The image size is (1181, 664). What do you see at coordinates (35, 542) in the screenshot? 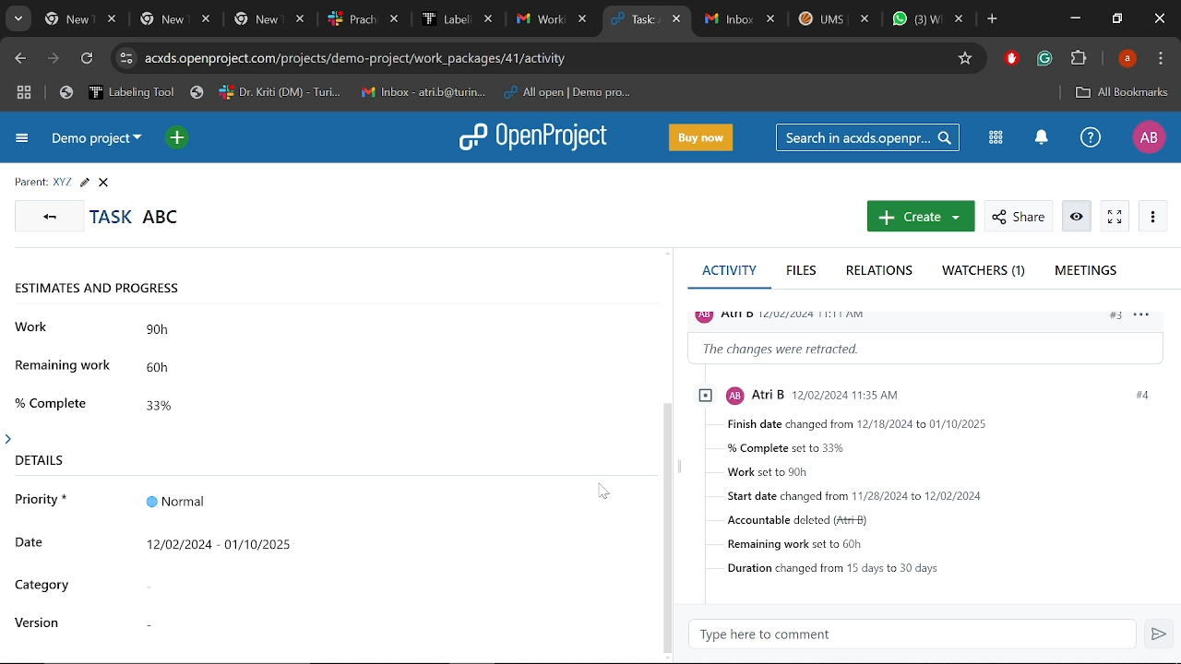
I see `date` at bounding box center [35, 542].